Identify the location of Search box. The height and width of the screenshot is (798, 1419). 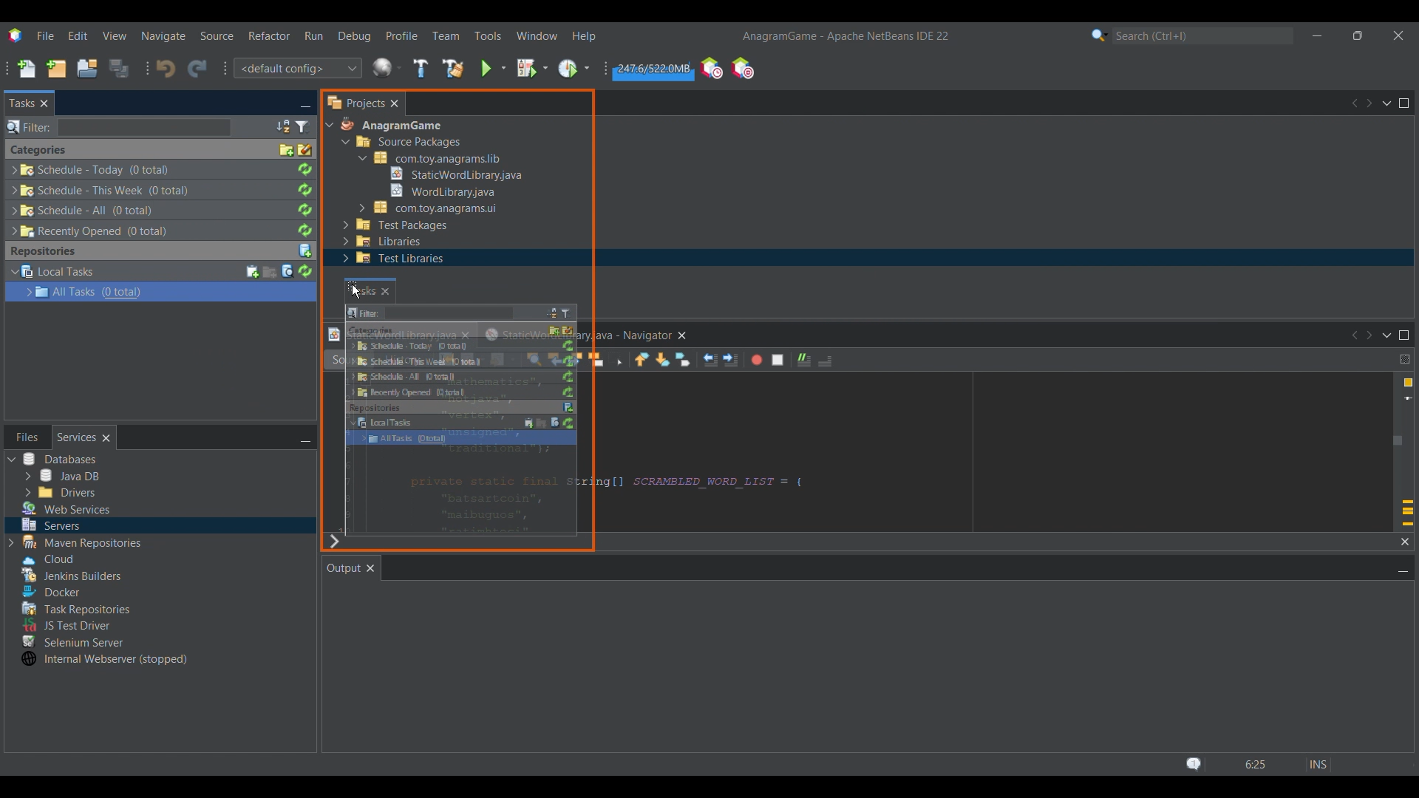
(144, 127).